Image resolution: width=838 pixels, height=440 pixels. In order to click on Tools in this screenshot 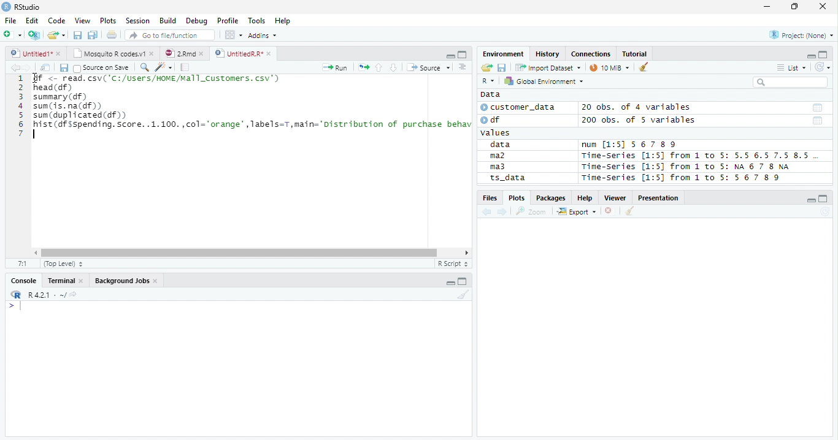, I will do `click(259, 20)`.